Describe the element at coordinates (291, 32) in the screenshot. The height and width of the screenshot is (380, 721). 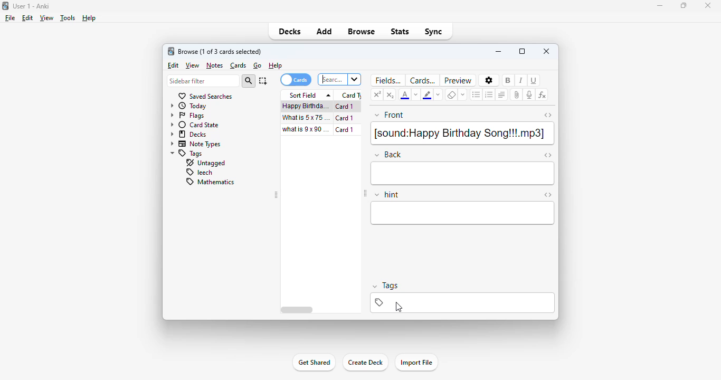
I see `decks` at that location.